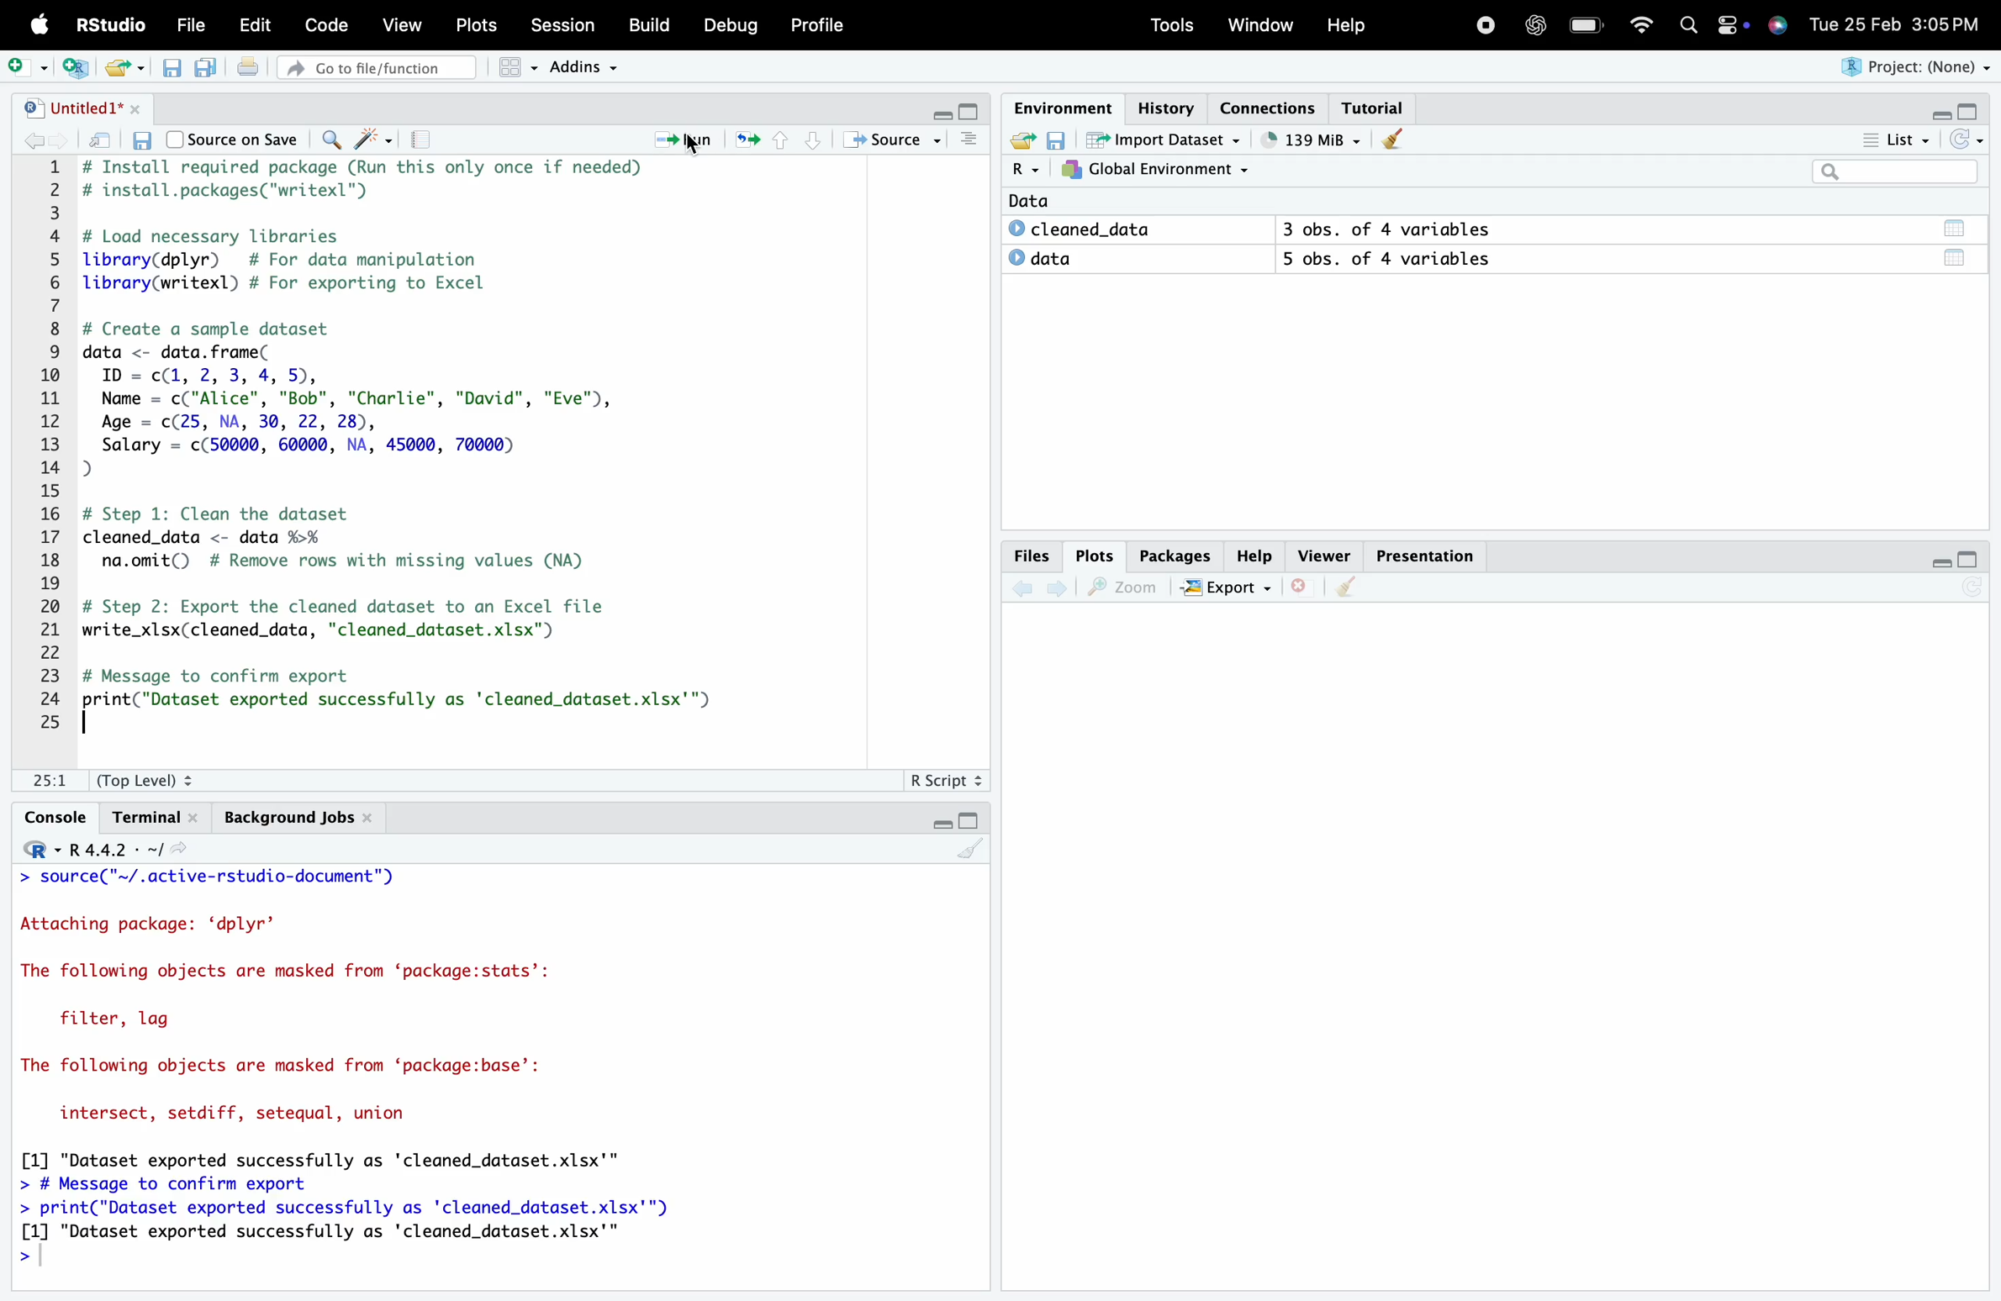 The width and height of the screenshot is (2001, 1301). Describe the element at coordinates (233, 139) in the screenshot. I see `Source on Save` at that location.